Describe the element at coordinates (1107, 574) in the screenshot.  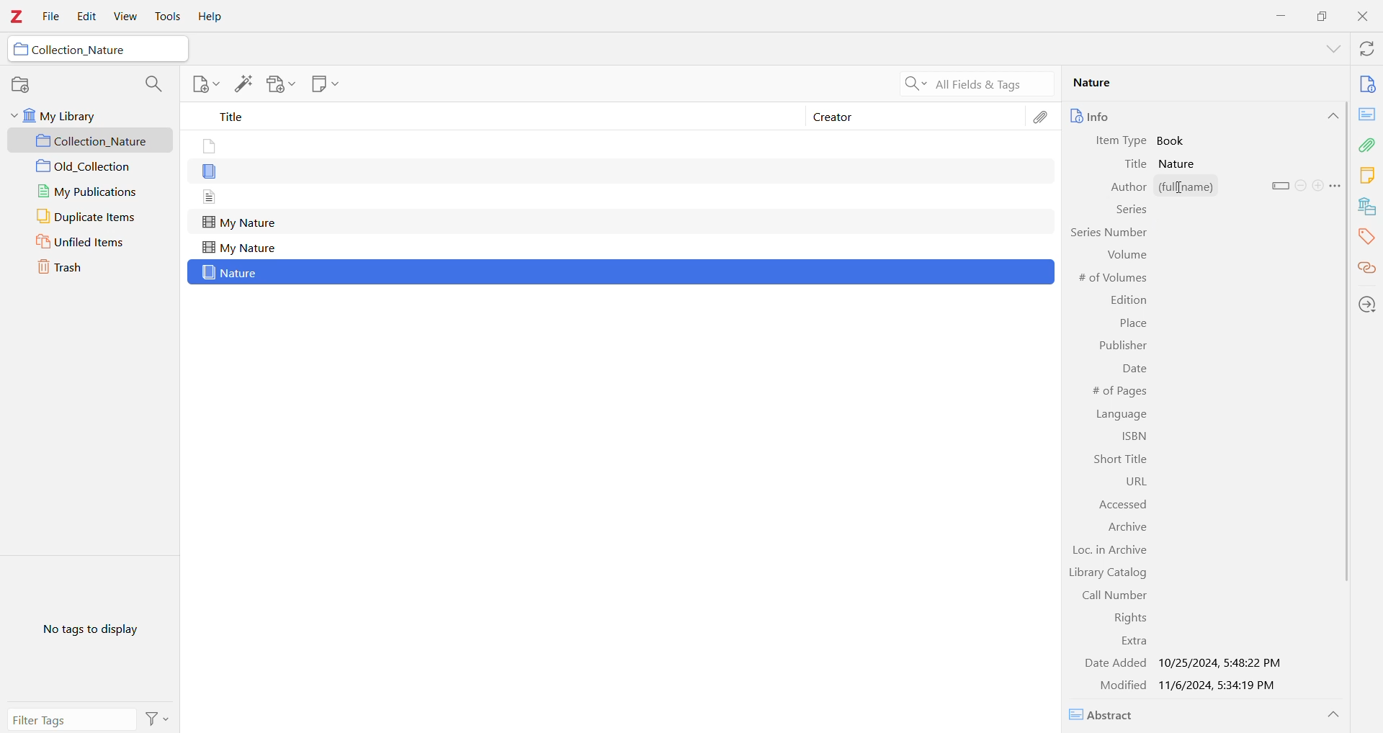
I see `Library Catalog` at that location.